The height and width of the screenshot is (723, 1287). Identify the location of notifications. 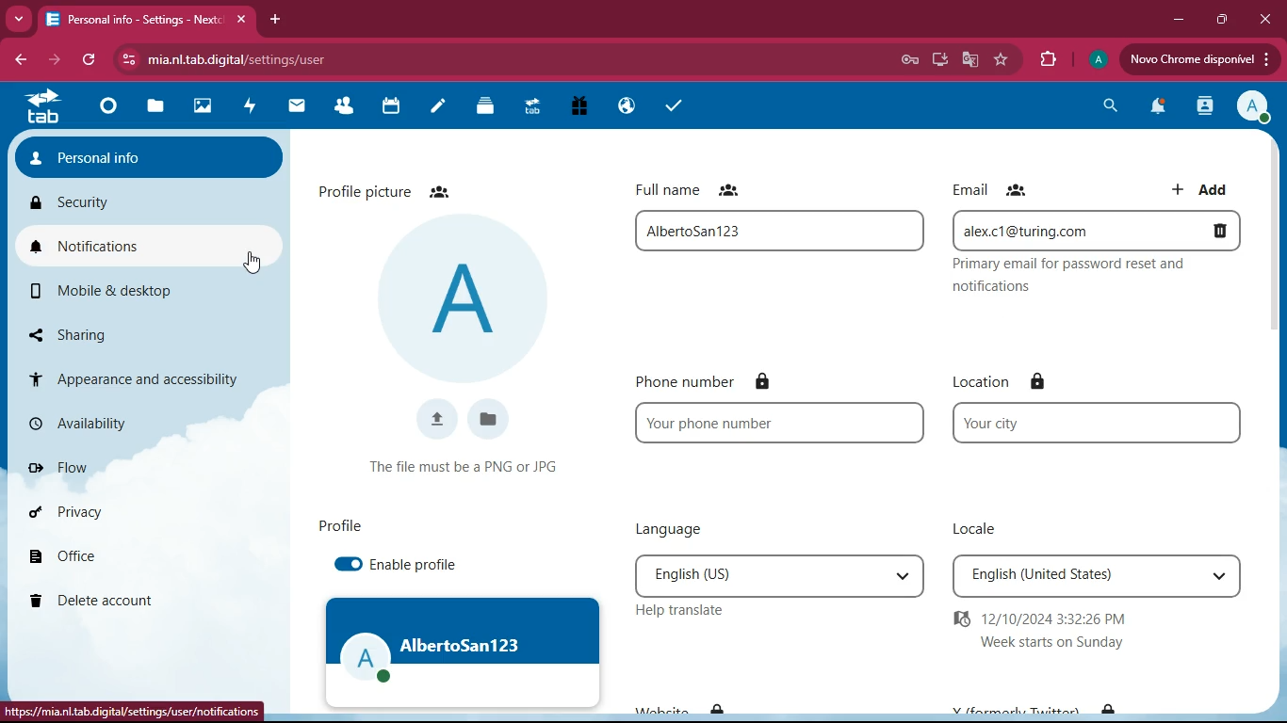
(1154, 108).